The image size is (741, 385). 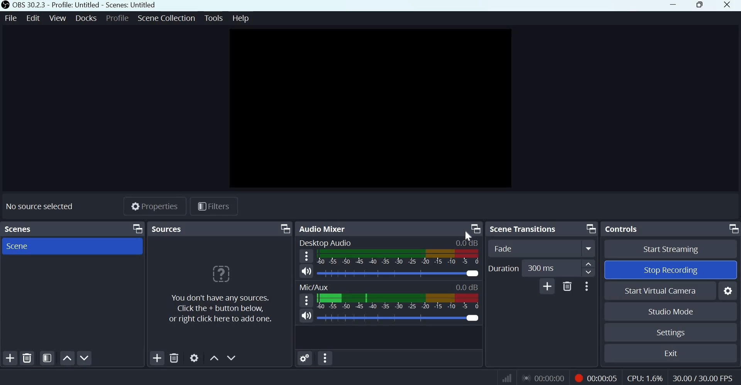 I want to click on Volume meter, so click(x=400, y=258).